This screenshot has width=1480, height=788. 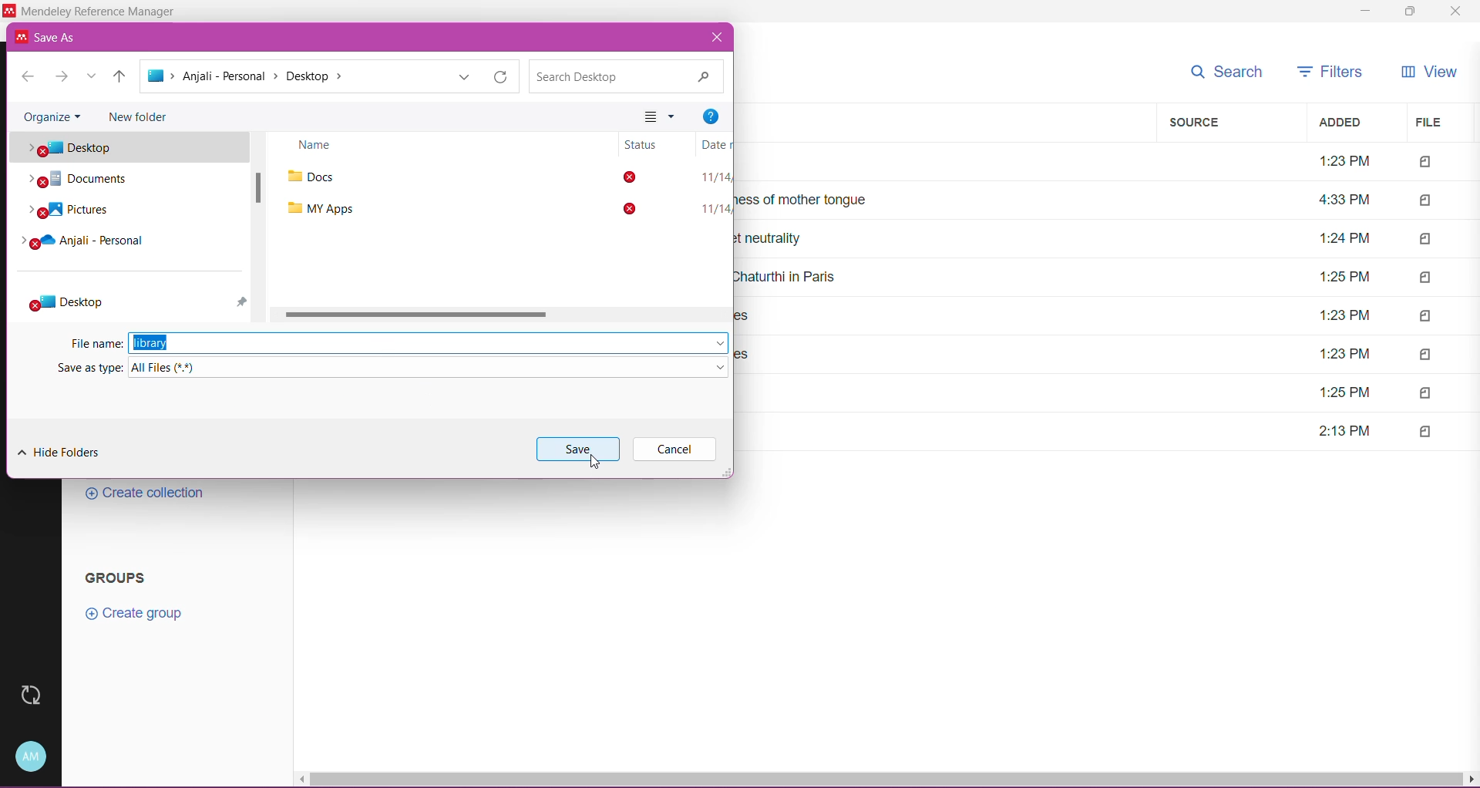 I want to click on Account and Help, so click(x=35, y=756).